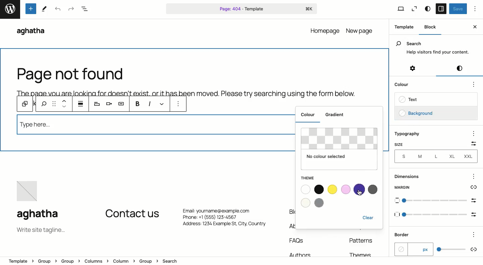 The image size is (483, 265). I want to click on Colours, so click(338, 196).